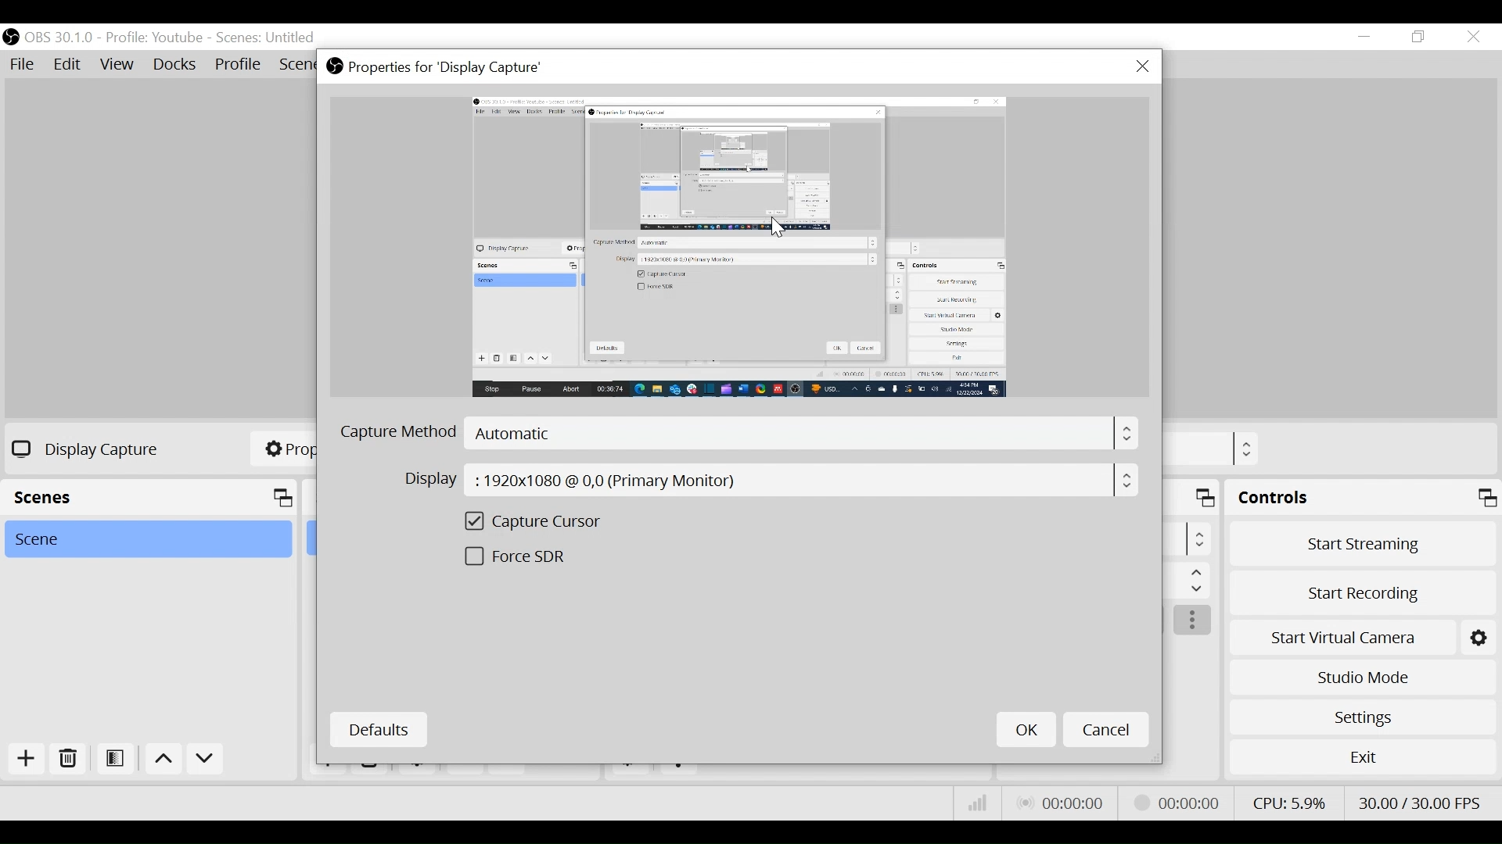  I want to click on Profile, so click(154, 38).